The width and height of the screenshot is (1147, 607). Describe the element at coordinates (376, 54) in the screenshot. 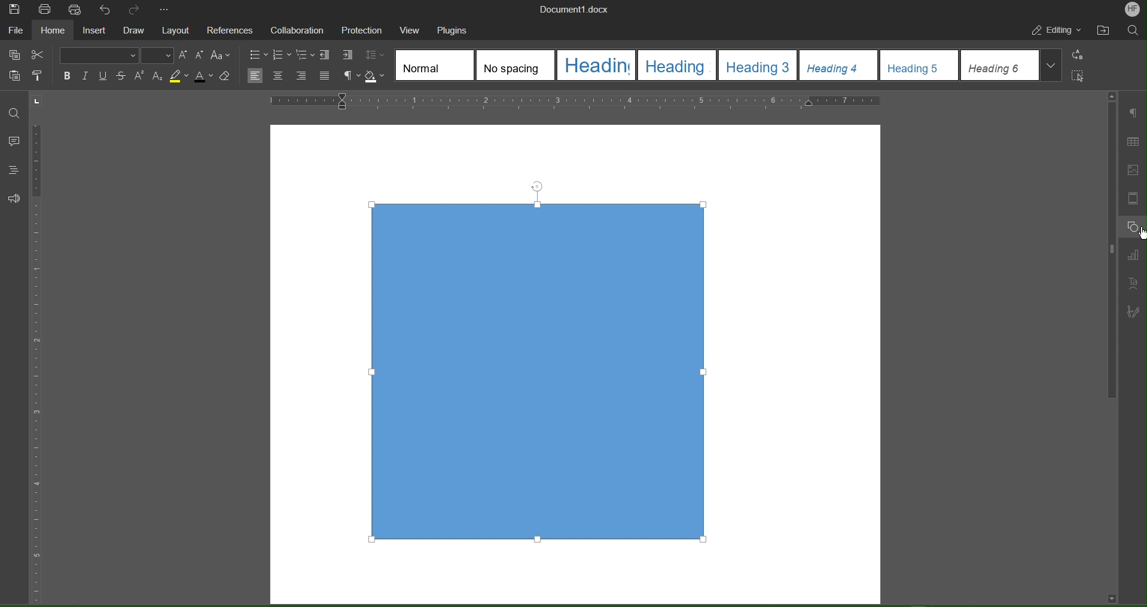

I see `Line spacing` at that location.